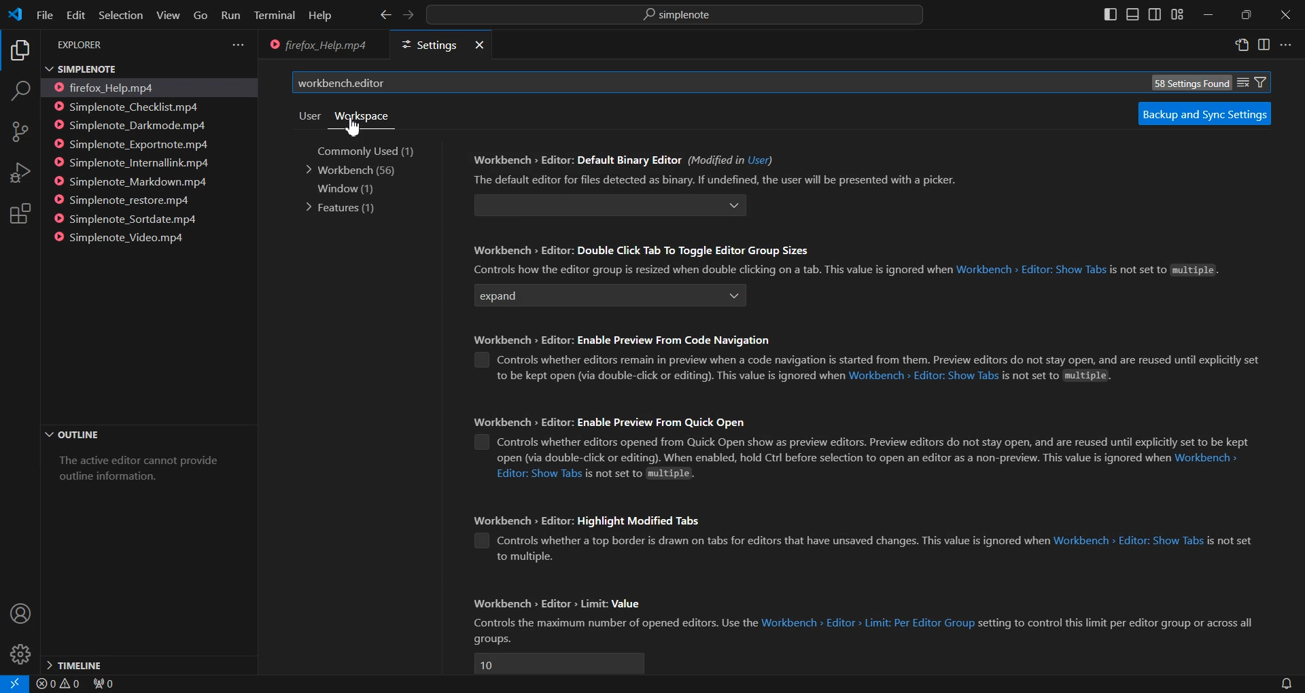 The width and height of the screenshot is (1305, 693). Describe the element at coordinates (130, 182) in the screenshot. I see `) Simplenote_Markdown.mp4` at that location.